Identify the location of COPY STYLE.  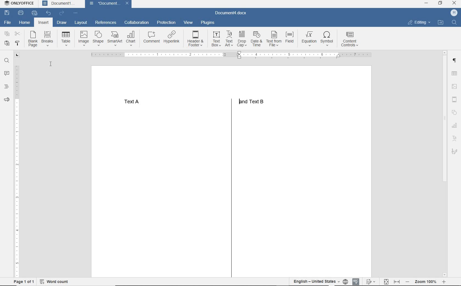
(19, 43).